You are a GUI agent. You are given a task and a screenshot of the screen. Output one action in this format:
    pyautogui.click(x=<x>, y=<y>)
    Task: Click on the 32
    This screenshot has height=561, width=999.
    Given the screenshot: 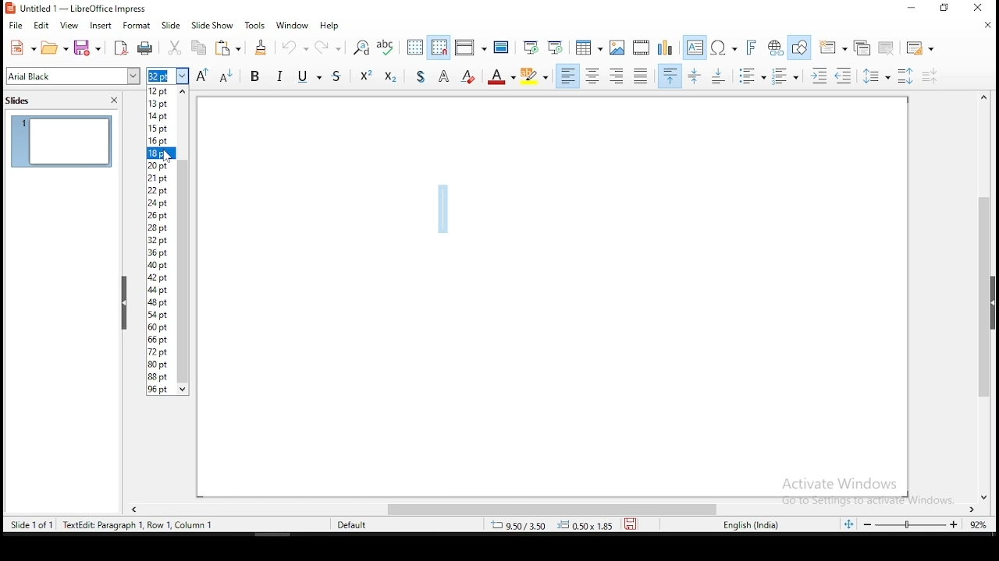 What is the action you would take?
    pyautogui.click(x=160, y=239)
    